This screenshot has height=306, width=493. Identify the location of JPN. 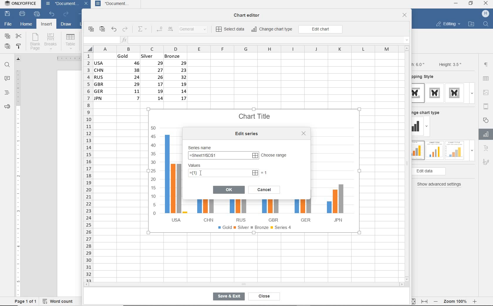
(334, 204).